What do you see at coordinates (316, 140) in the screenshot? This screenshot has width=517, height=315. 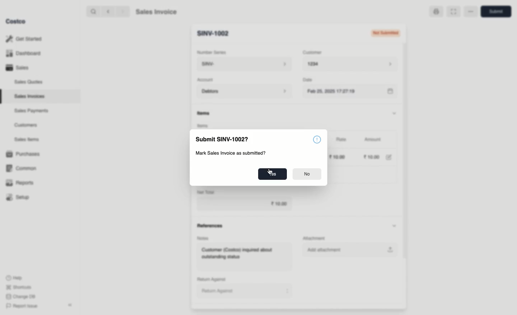 I see `Icon` at bounding box center [316, 140].